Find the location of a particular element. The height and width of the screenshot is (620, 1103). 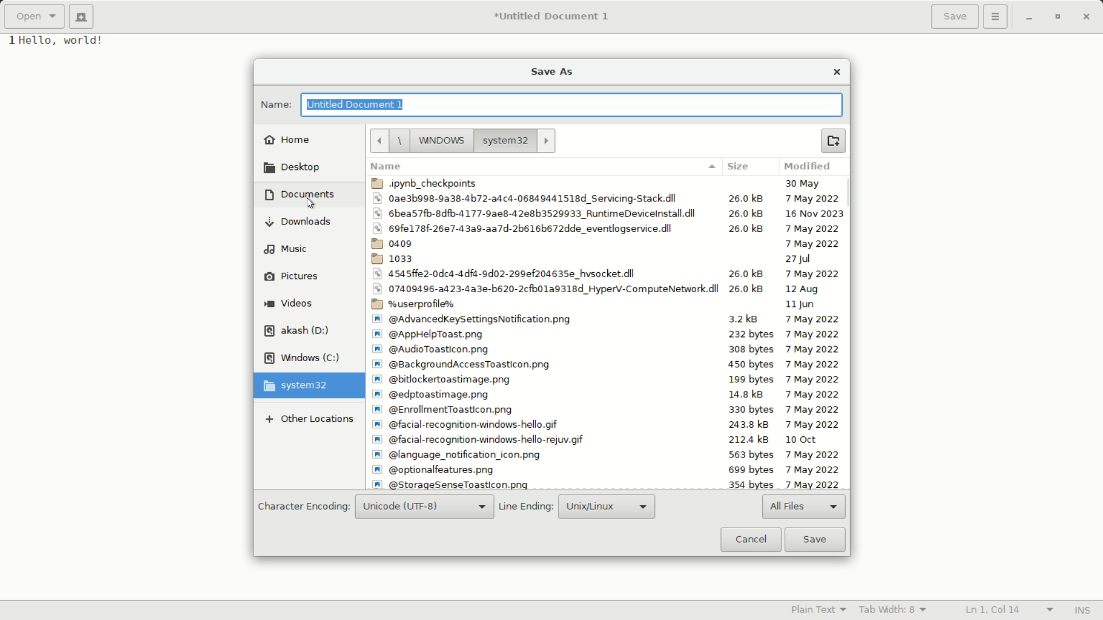

modified is located at coordinates (810, 168).